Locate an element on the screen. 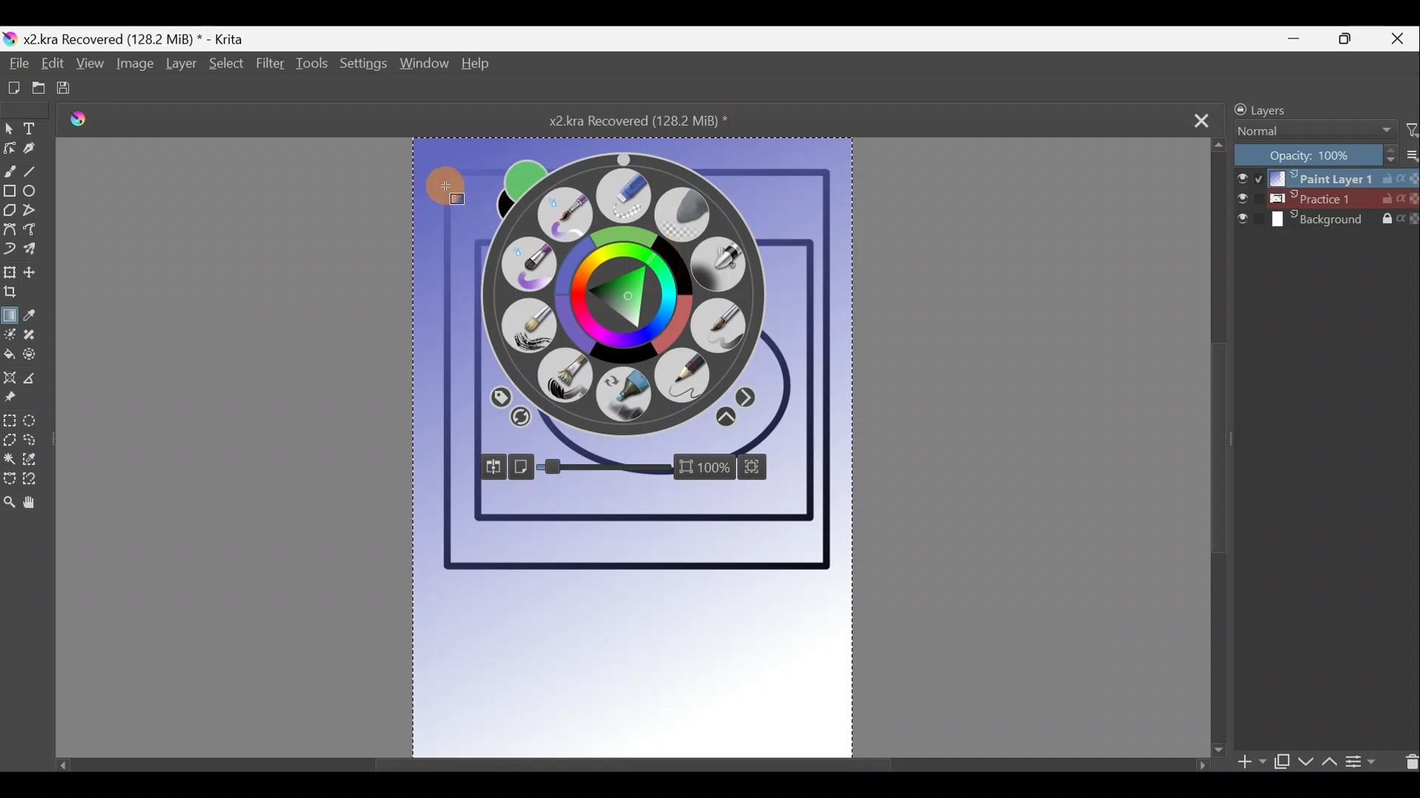  Move a layer is located at coordinates (37, 272).